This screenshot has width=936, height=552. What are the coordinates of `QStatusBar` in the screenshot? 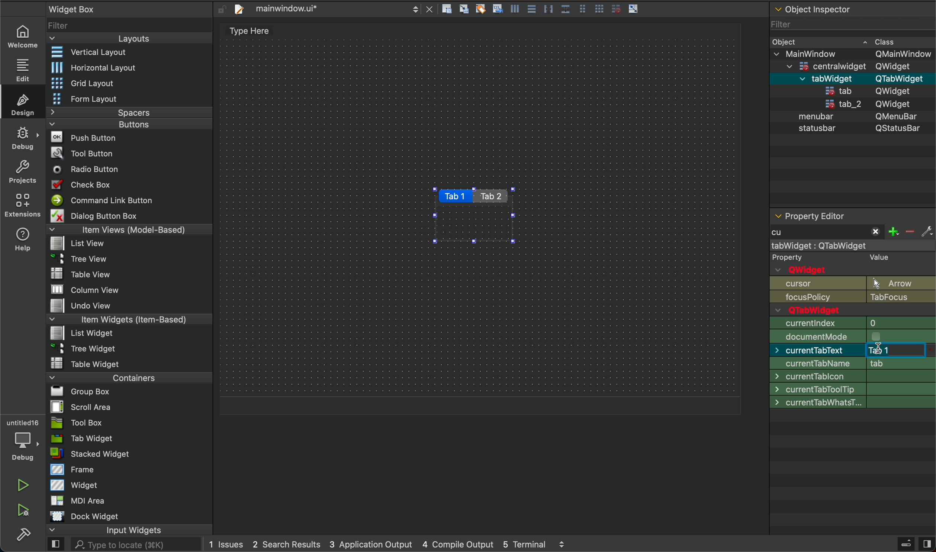 It's located at (891, 128).